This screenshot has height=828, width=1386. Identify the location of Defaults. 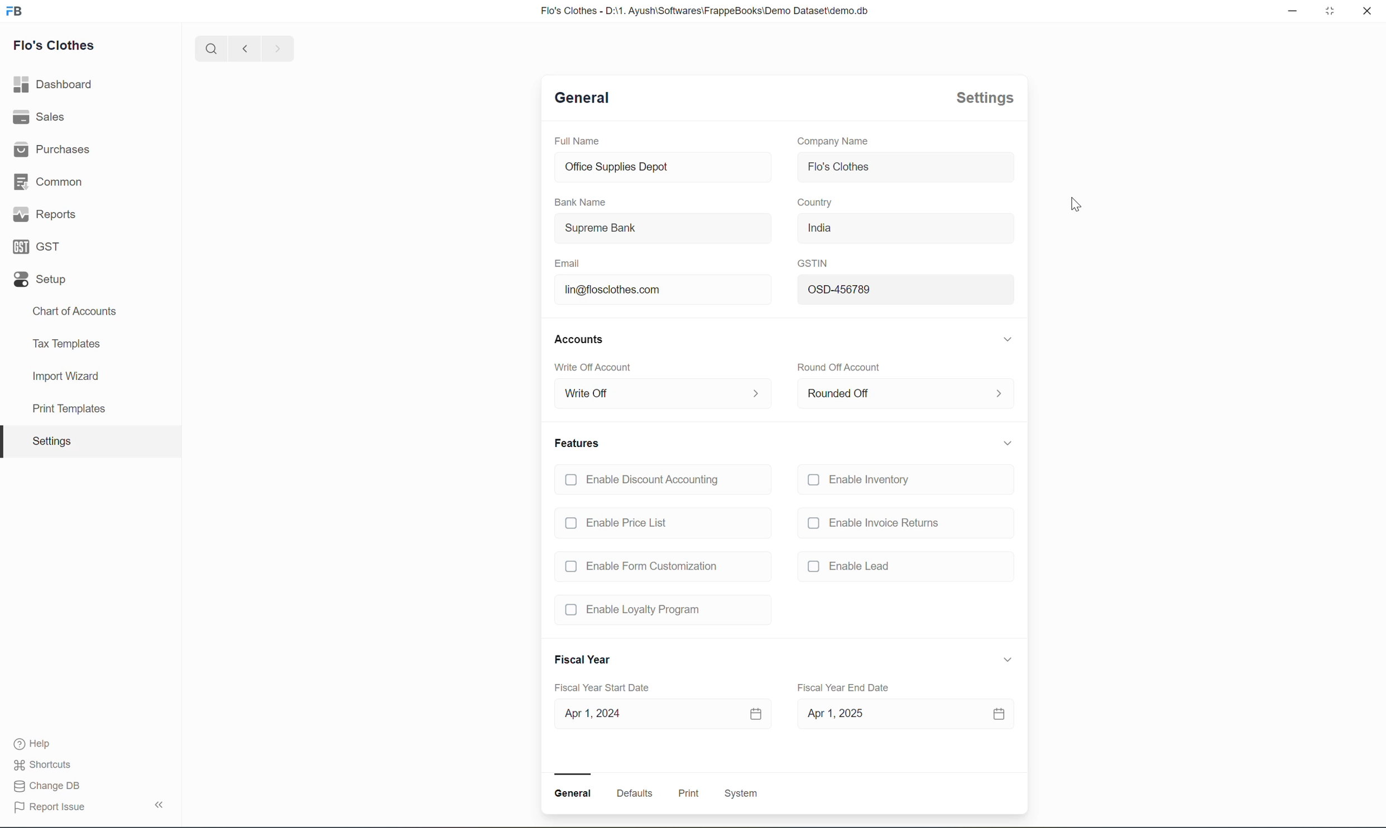
(634, 793).